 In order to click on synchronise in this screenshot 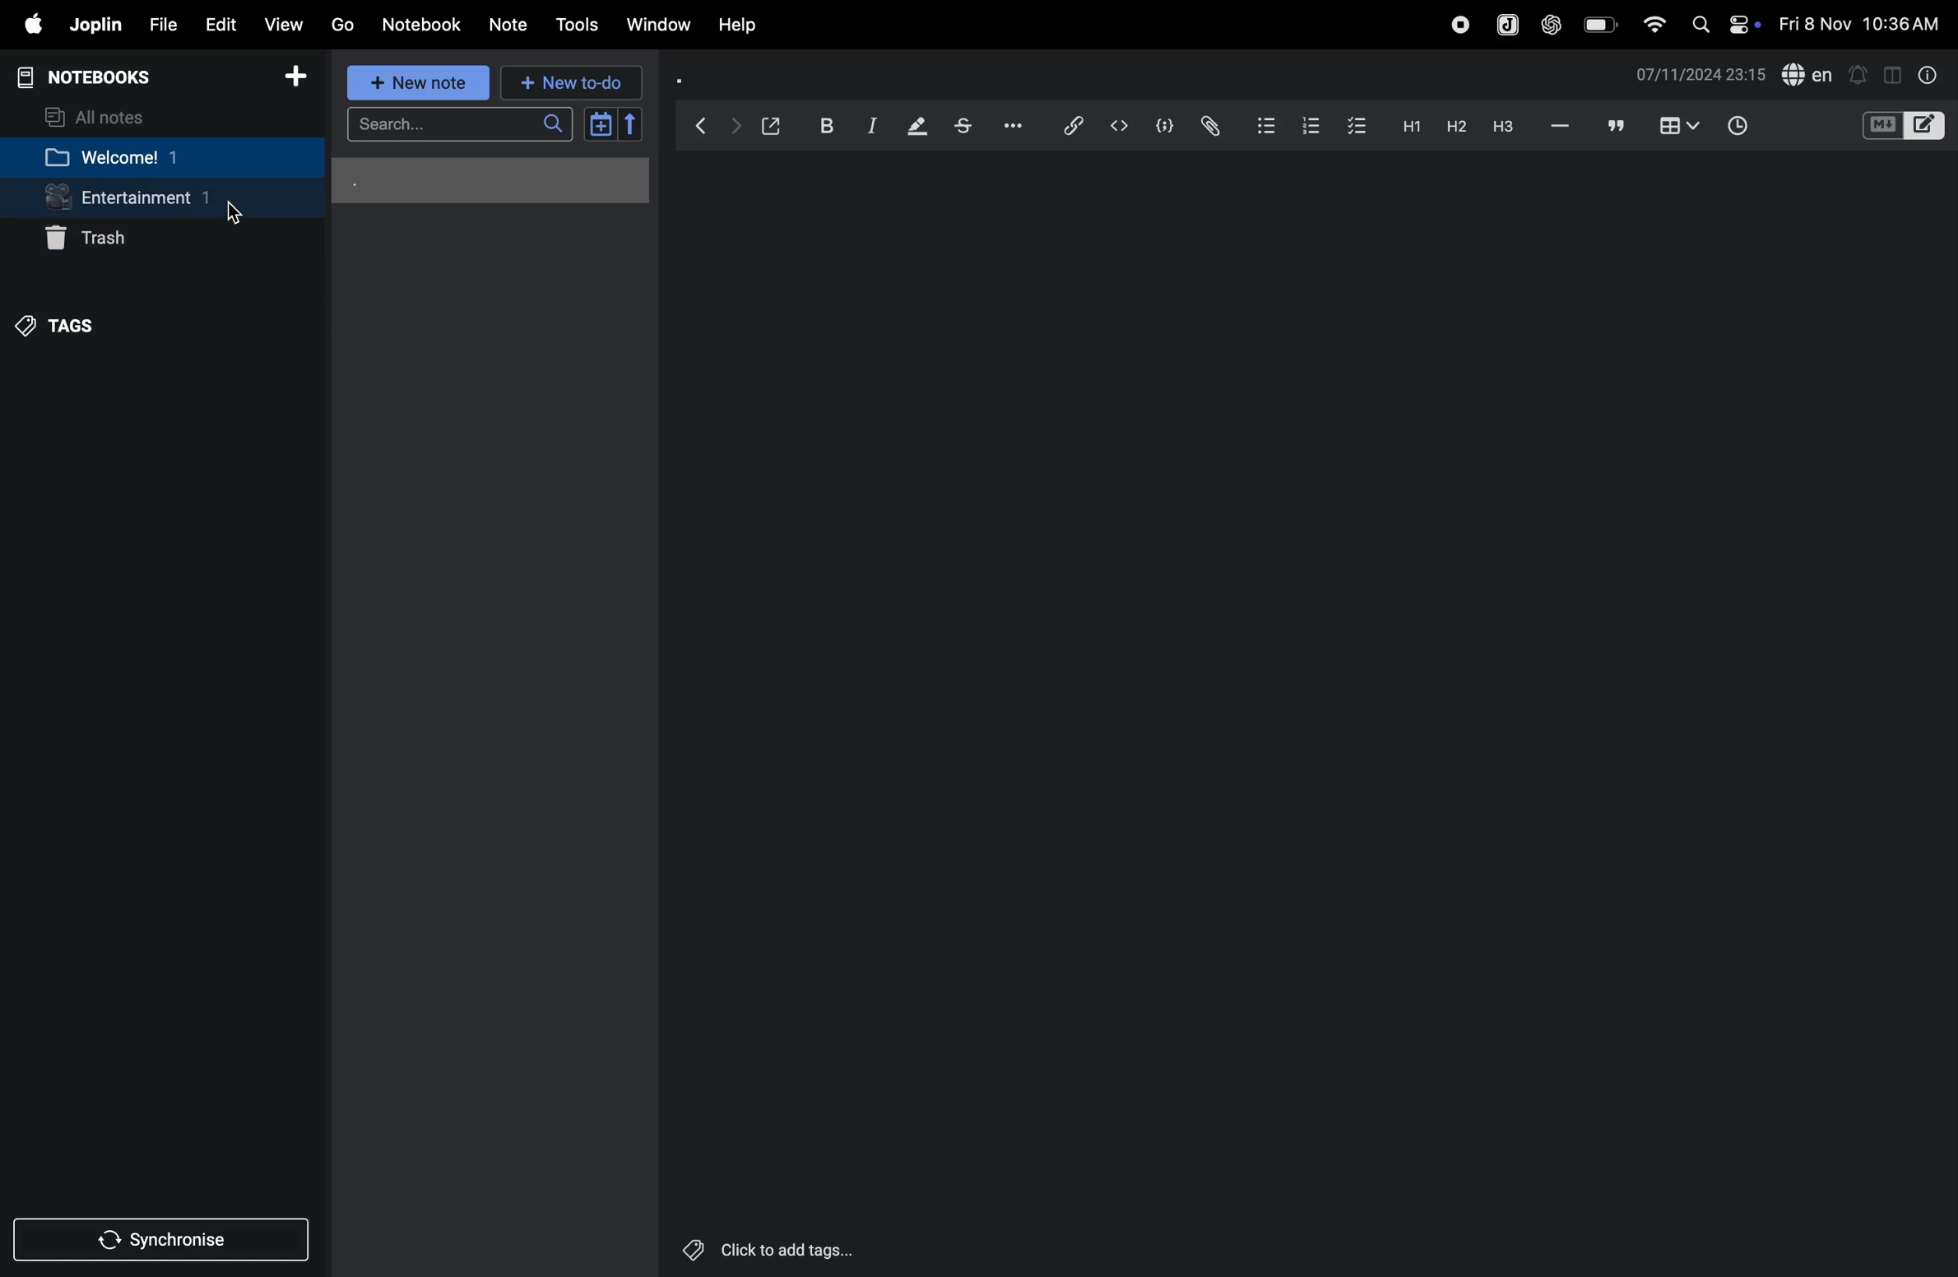, I will do `click(165, 1242)`.